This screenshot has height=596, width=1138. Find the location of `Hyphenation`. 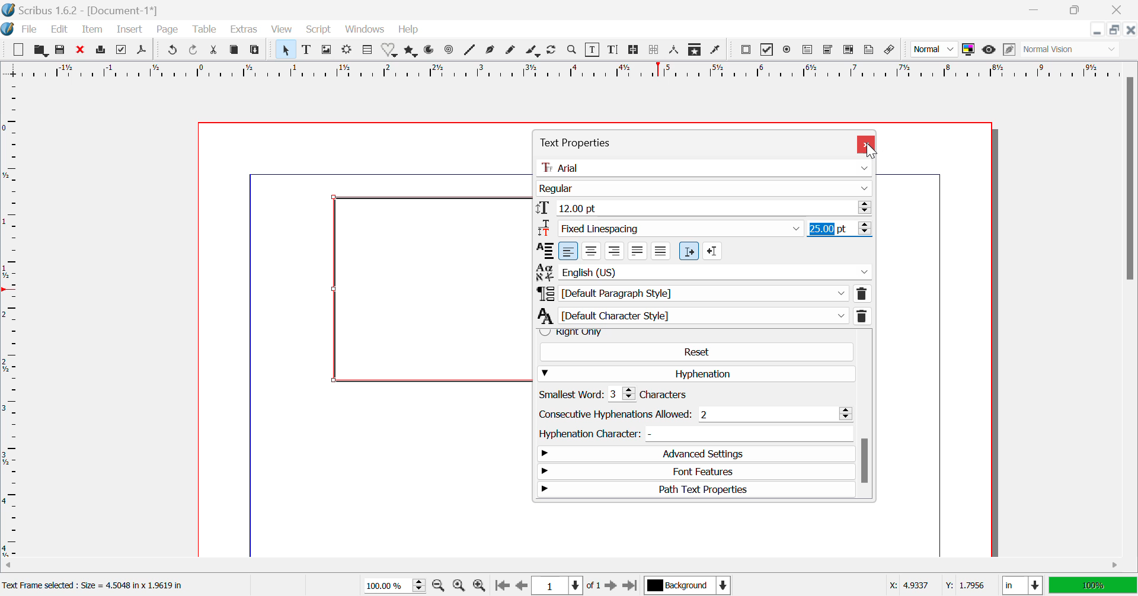

Hyphenation is located at coordinates (697, 374).